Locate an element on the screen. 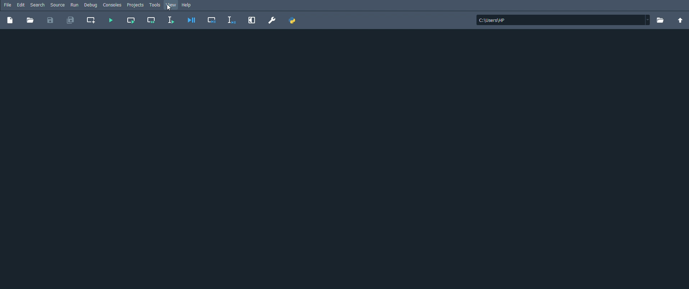 This screenshot has height=289, width=689. Search is located at coordinates (38, 5).